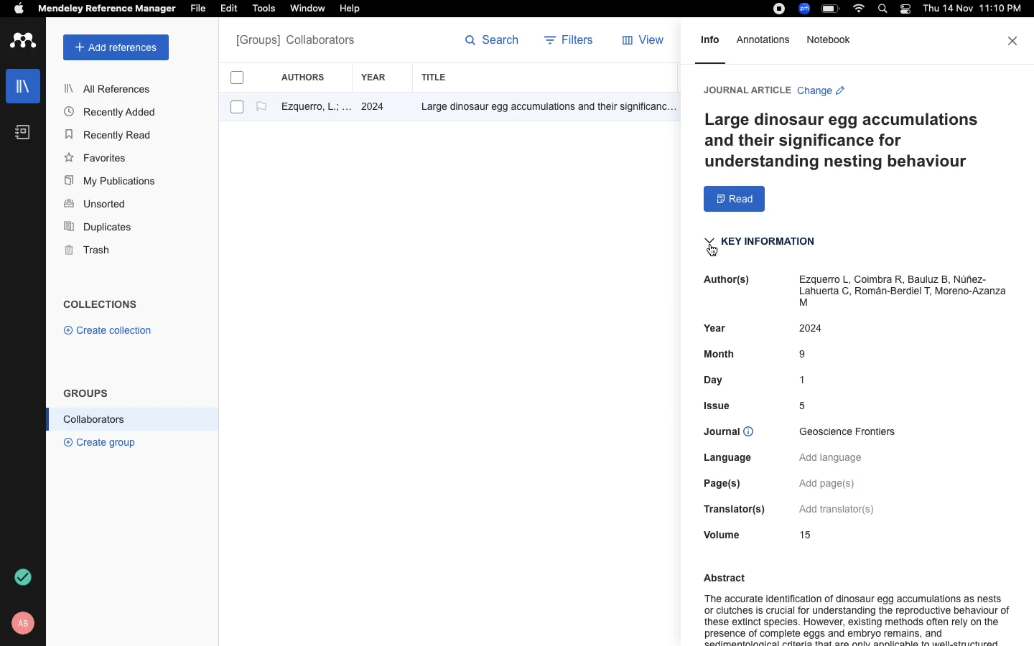 This screenshot has width=1034, height=646. I want to click on view, so click(646, 43).